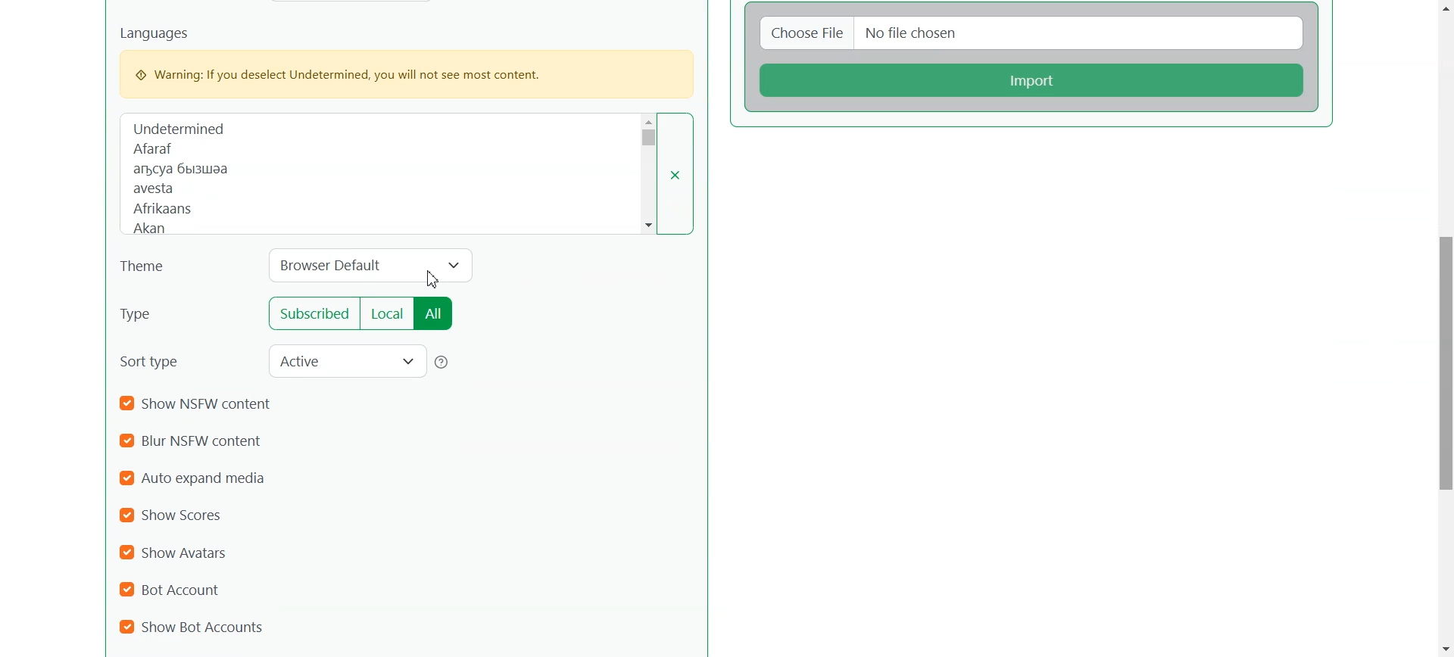  What do you see at coordinates (443, 363) in the screenshot?
I see `Sorting Help` at bounding box center [443, 363].